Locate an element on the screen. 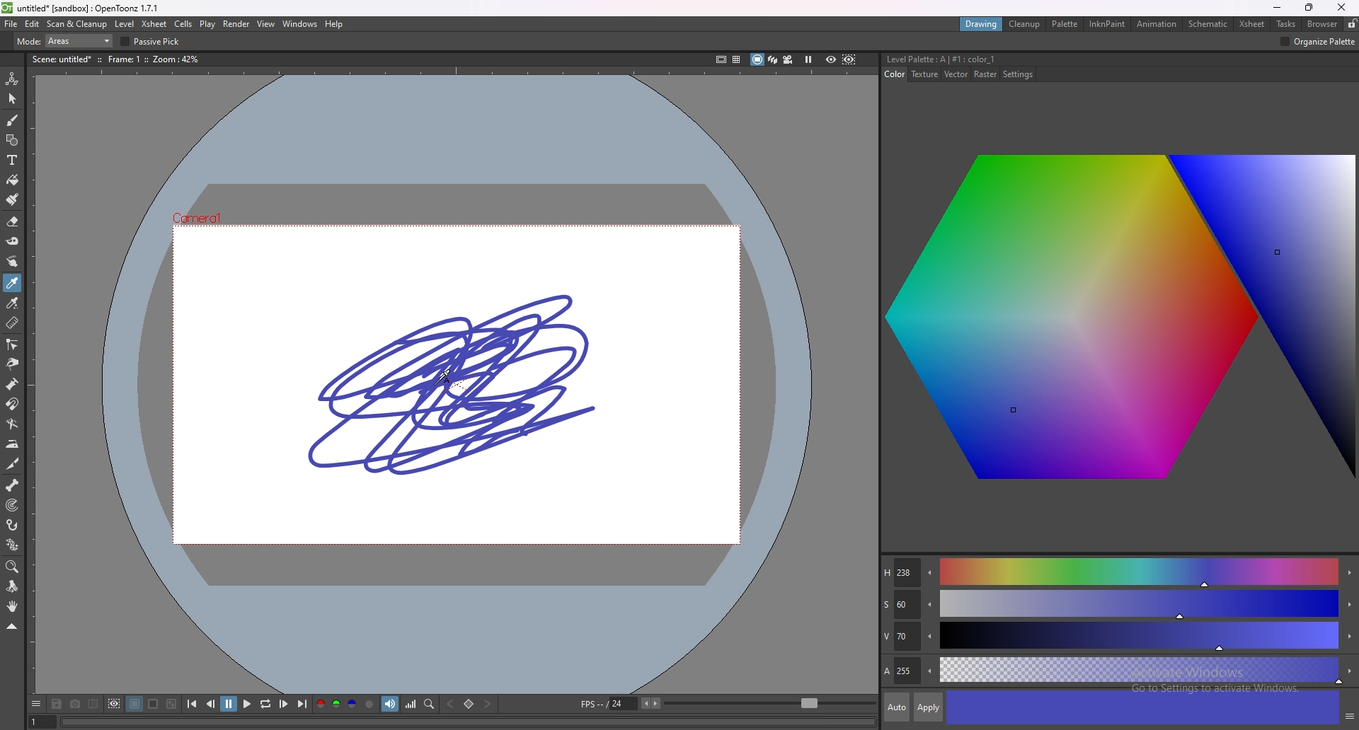 This screenshot has width=1359, height=730. hook tool is located at coordinates (13, 524).